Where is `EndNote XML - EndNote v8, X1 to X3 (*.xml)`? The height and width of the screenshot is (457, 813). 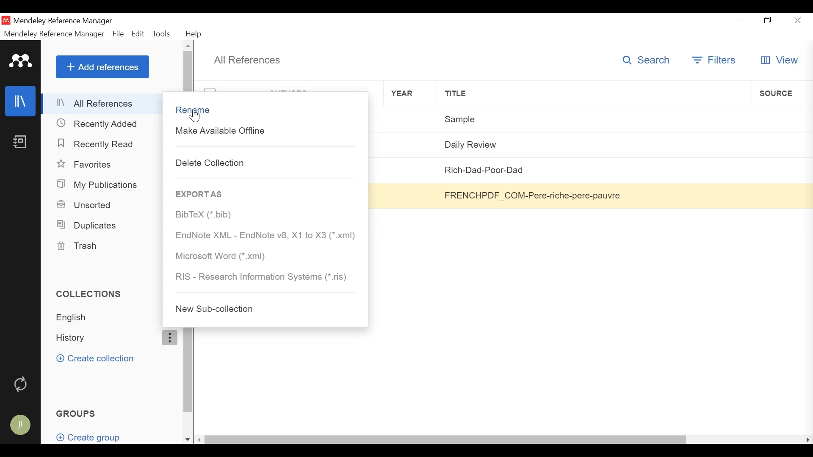 EndNote XML - EndNote v8, X1 to X3 (*.xml) is located at coordinates (265, 236).